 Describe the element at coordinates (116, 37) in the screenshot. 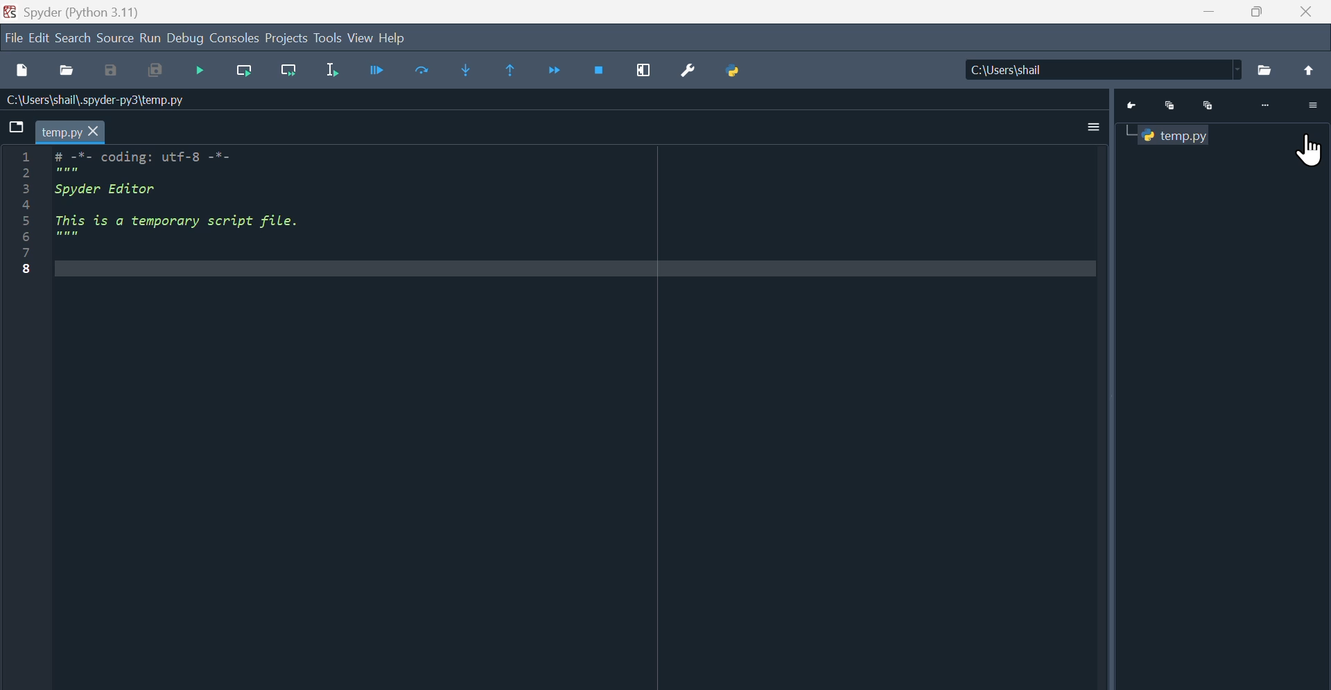

I see `Source` at that location.